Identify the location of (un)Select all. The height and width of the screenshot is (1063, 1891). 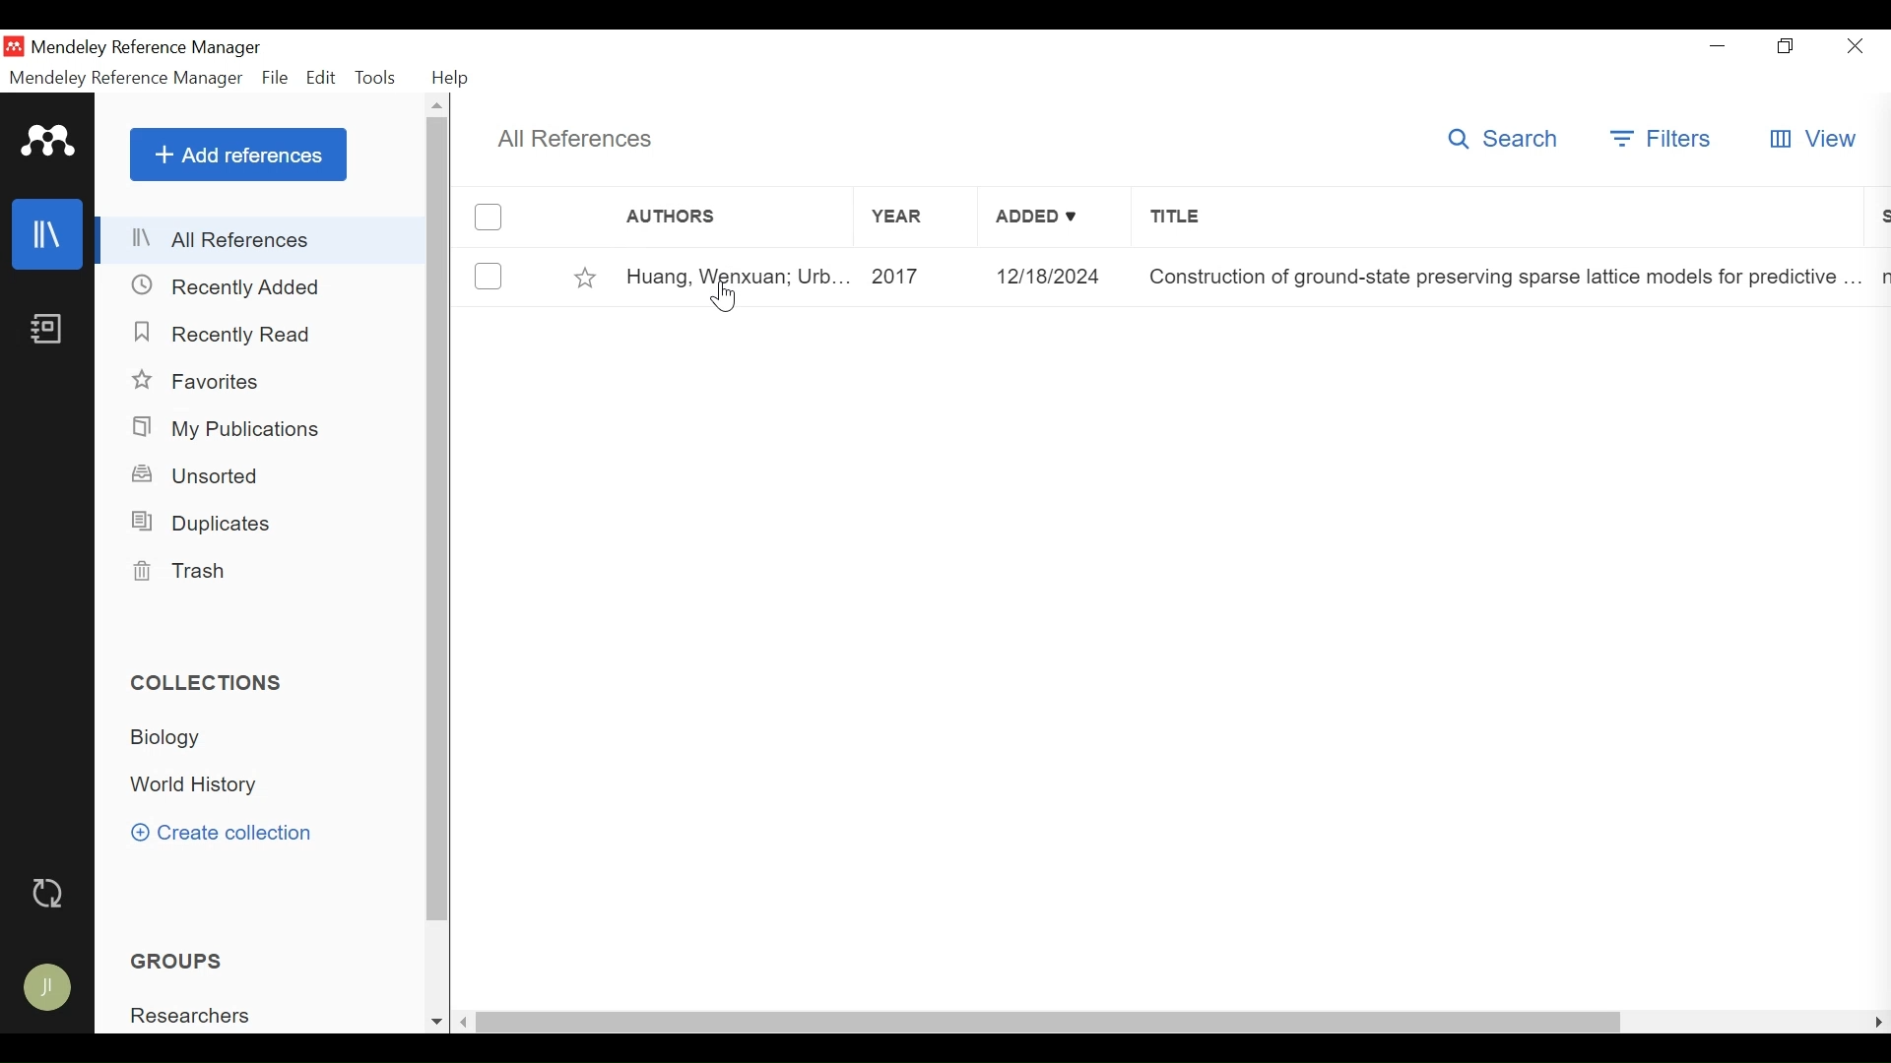
(489, 218).